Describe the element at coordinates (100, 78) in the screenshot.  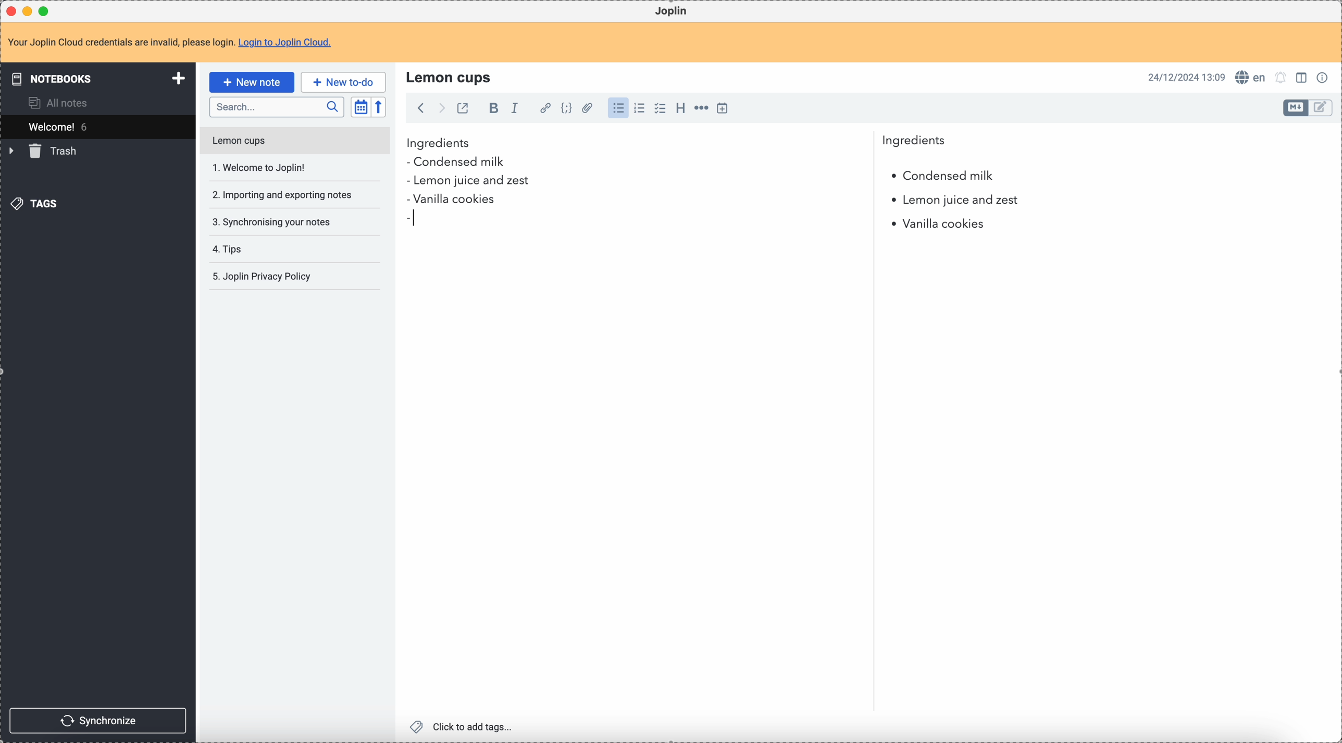
I see `notebooks` at that location.